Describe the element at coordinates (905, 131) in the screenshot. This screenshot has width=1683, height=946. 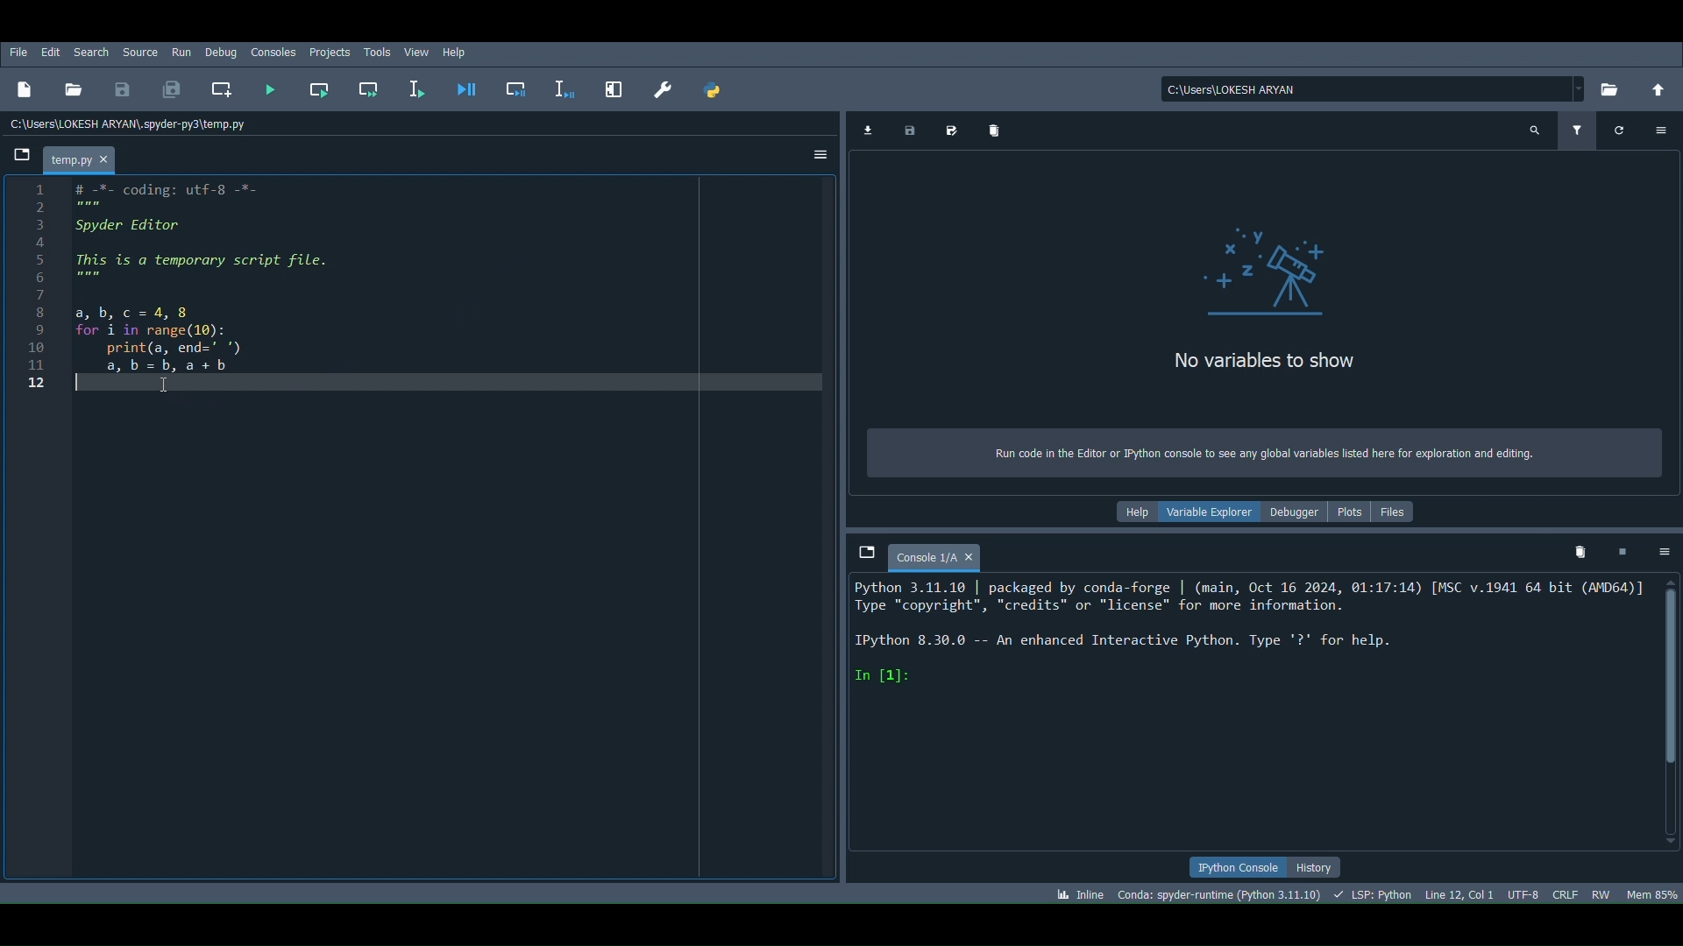
I see `Save data` at that location.